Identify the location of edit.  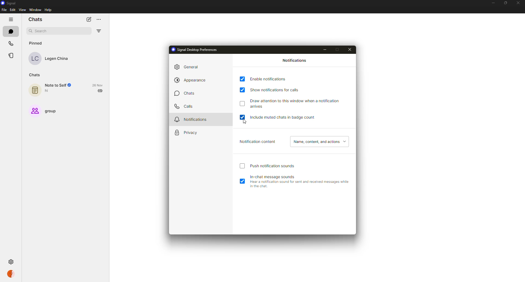
(12, 10).